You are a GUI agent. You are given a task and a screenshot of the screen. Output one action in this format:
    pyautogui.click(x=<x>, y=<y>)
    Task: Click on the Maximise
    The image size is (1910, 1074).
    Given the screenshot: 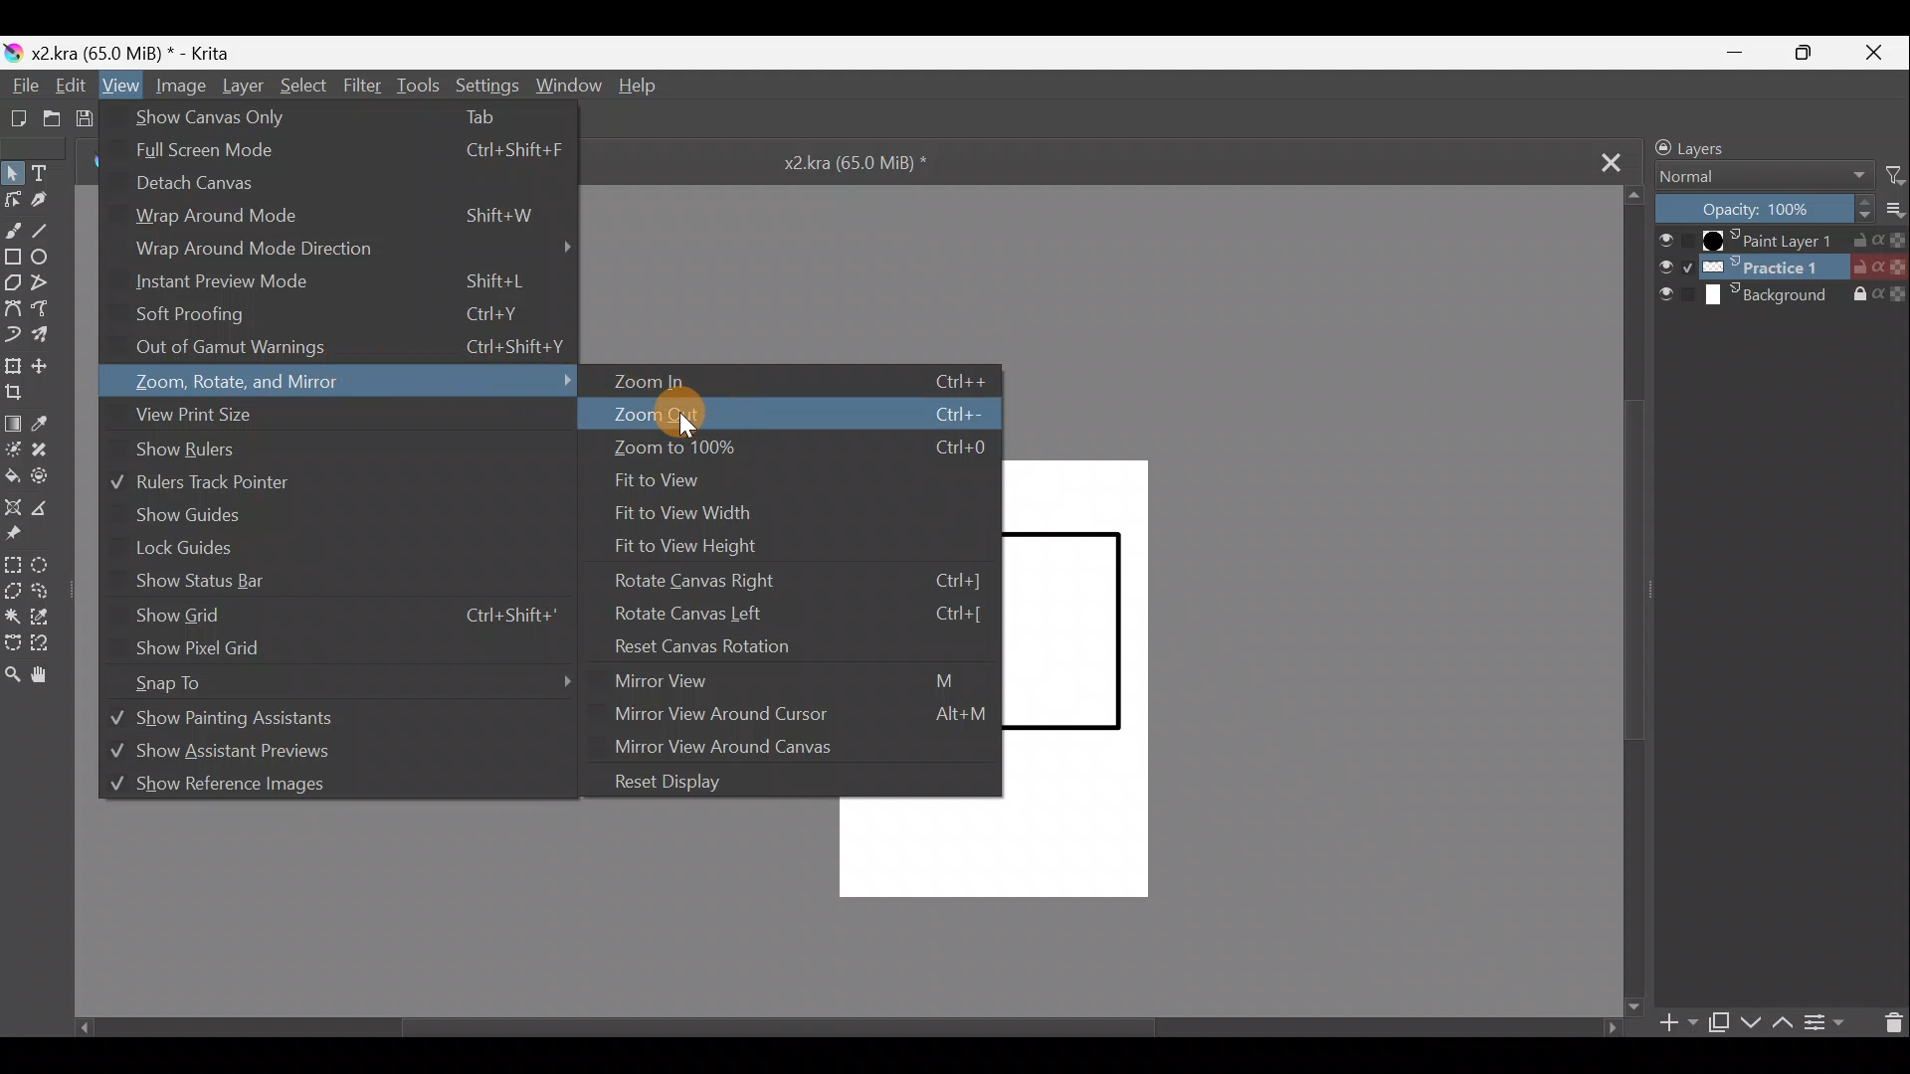 What is the action you would take?
    pyautogui.click(x=1812, y=53)
    